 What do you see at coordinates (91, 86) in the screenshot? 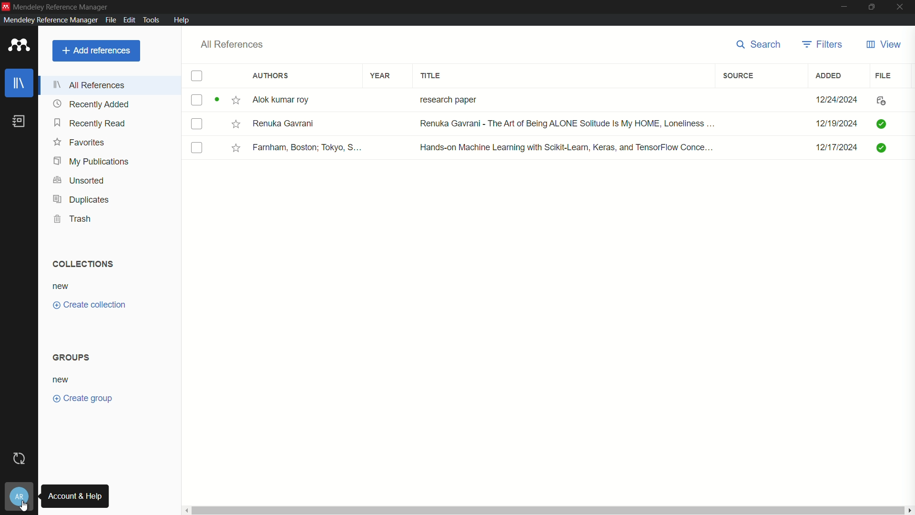
I see `all references` at bounding box center [91, 86].